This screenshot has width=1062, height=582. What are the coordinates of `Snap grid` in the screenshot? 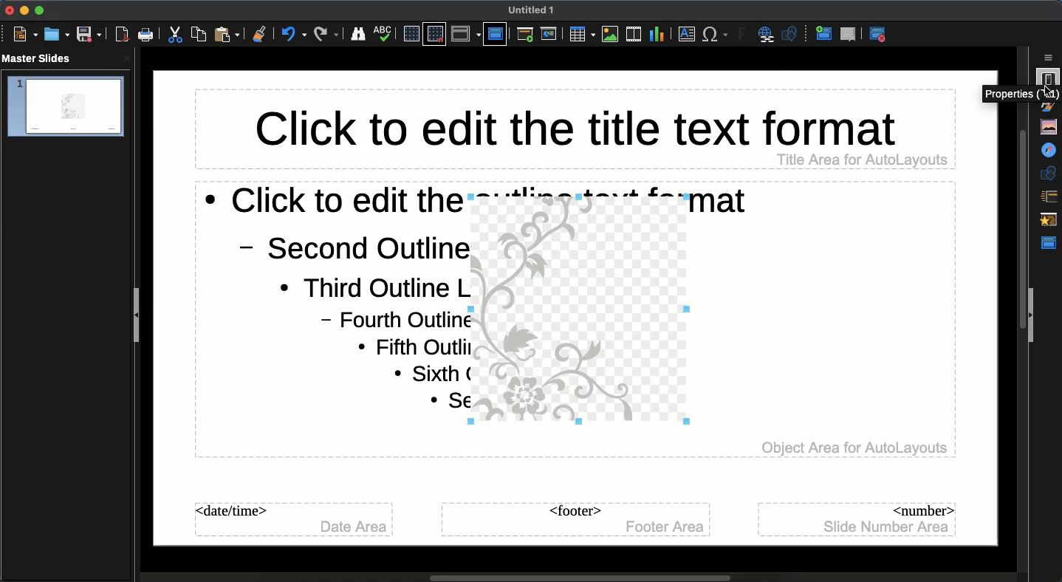 It's located at (434, 35).